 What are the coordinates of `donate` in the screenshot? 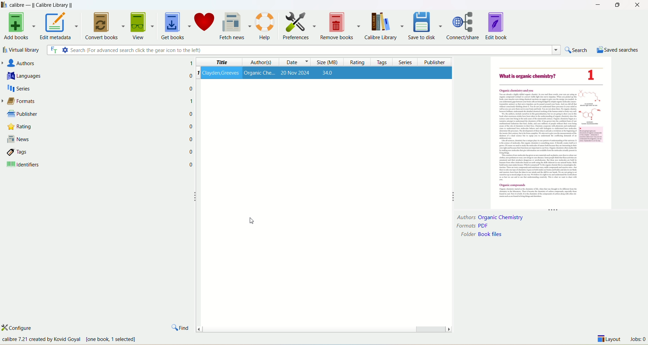 It's located at (206, 24).